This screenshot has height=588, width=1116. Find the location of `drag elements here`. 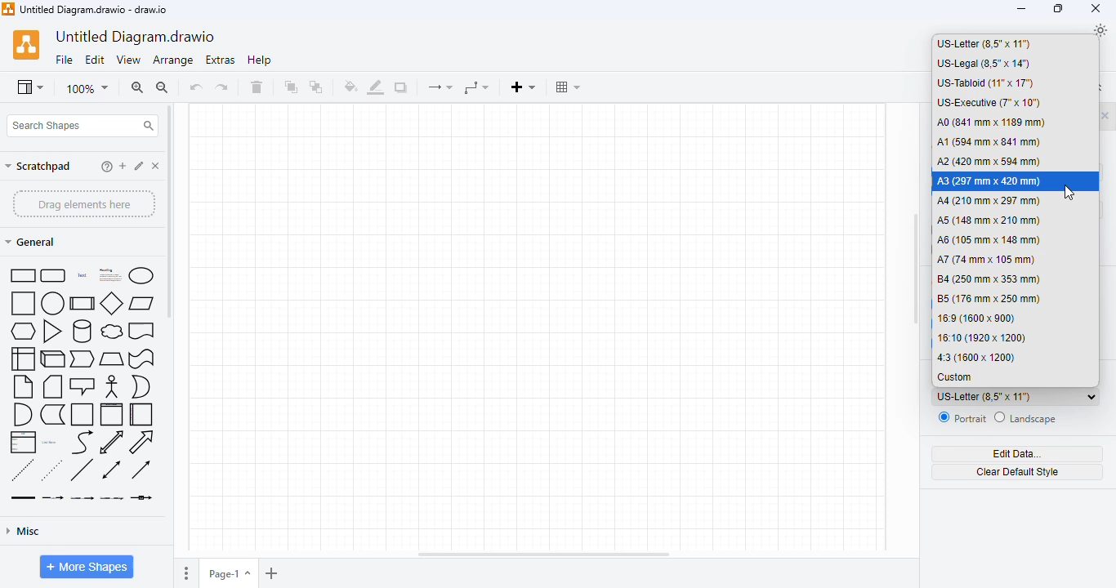

drag elements here is located at coordinates (83, 203).